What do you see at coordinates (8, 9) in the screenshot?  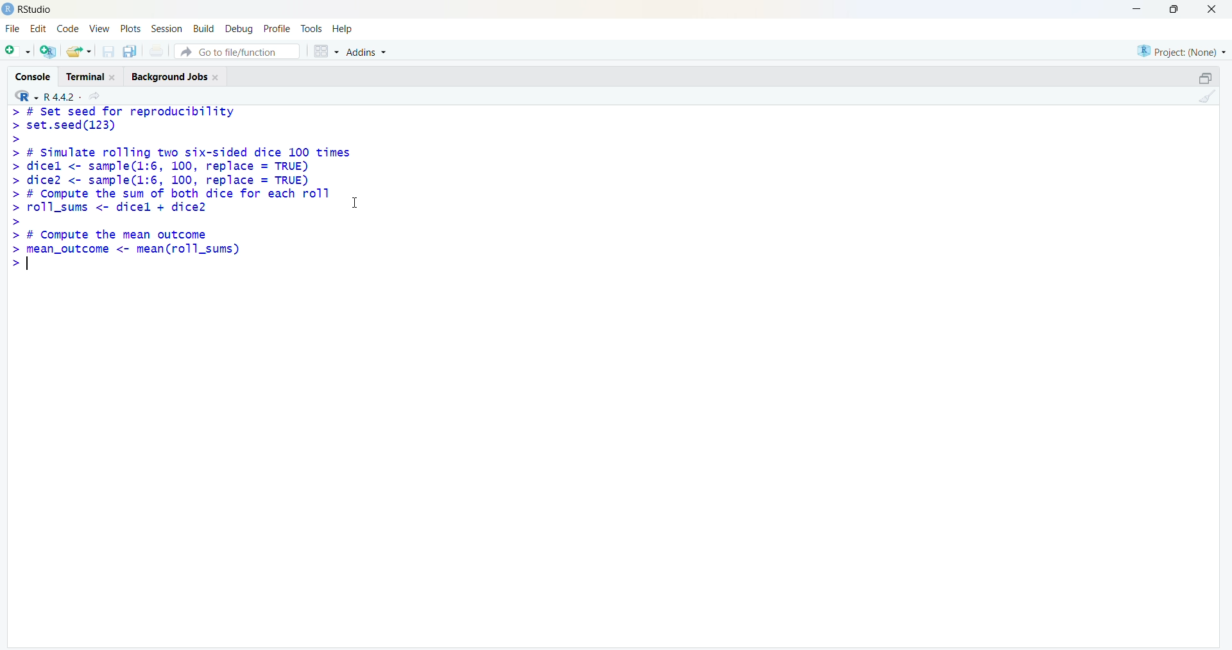 I see `logo` at bounding box center [8, 9].